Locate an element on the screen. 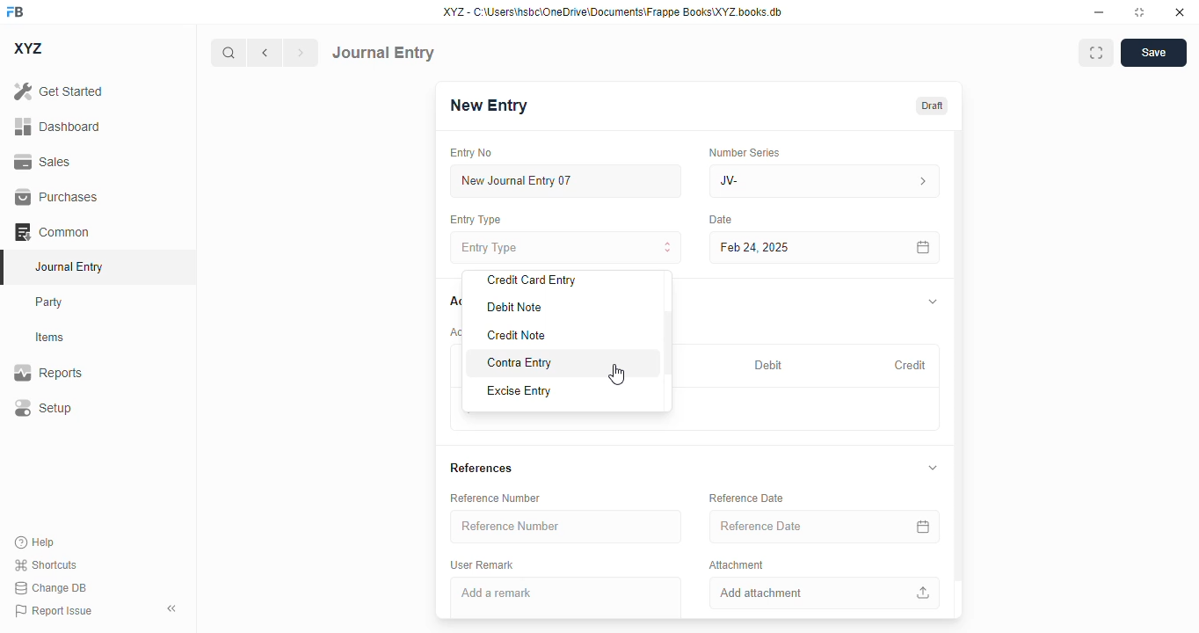  FB - logo is located at coordinates (15, 11).